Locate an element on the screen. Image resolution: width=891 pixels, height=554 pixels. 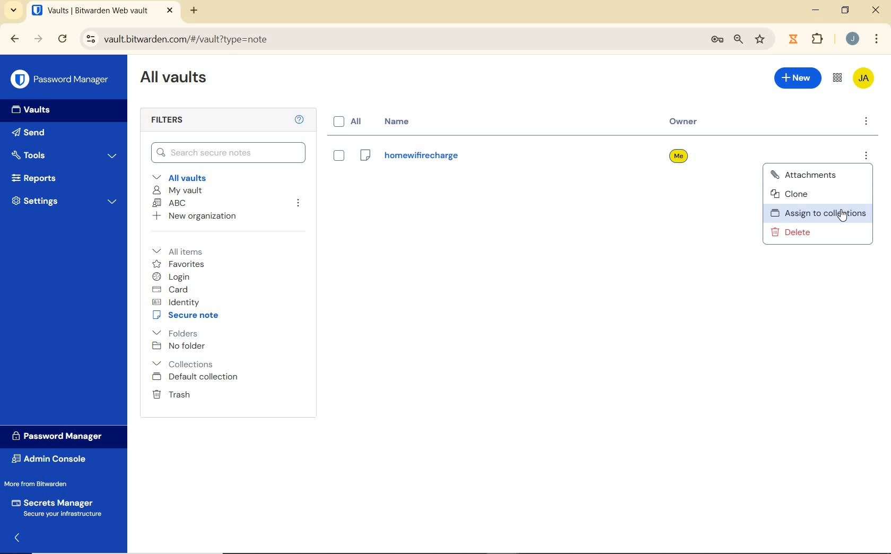
Bitwarden Account is located at coordinates (864, 79).